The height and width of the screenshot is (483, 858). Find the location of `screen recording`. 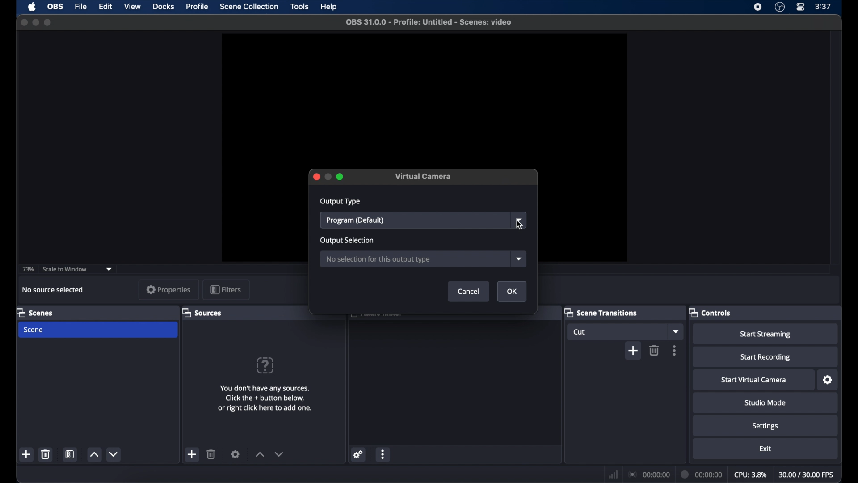

screen recording is located at coordinates (758, 7).